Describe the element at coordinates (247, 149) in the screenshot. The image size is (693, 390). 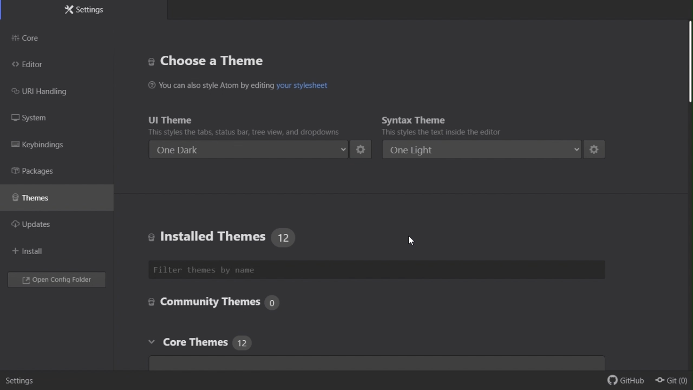
I see `One dark` at that location.